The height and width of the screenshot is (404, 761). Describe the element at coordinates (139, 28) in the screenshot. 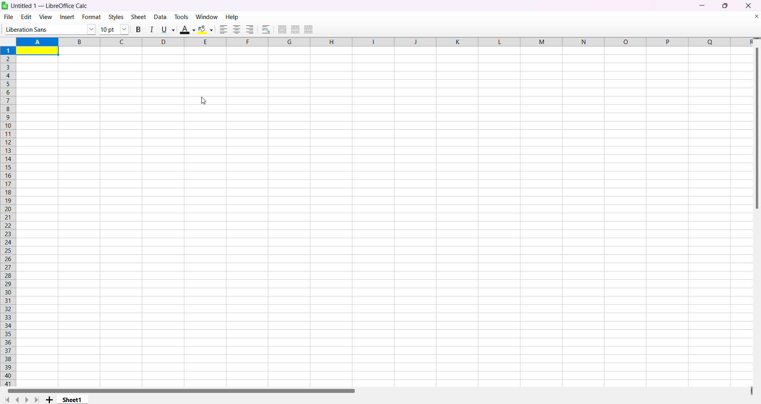

I see `bold` at that location.